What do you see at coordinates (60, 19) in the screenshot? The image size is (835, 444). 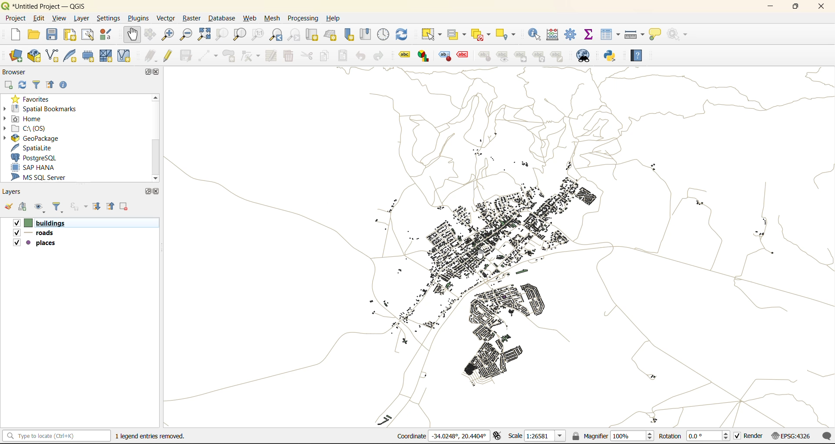 I see `view` at bounding box center [60, 19].